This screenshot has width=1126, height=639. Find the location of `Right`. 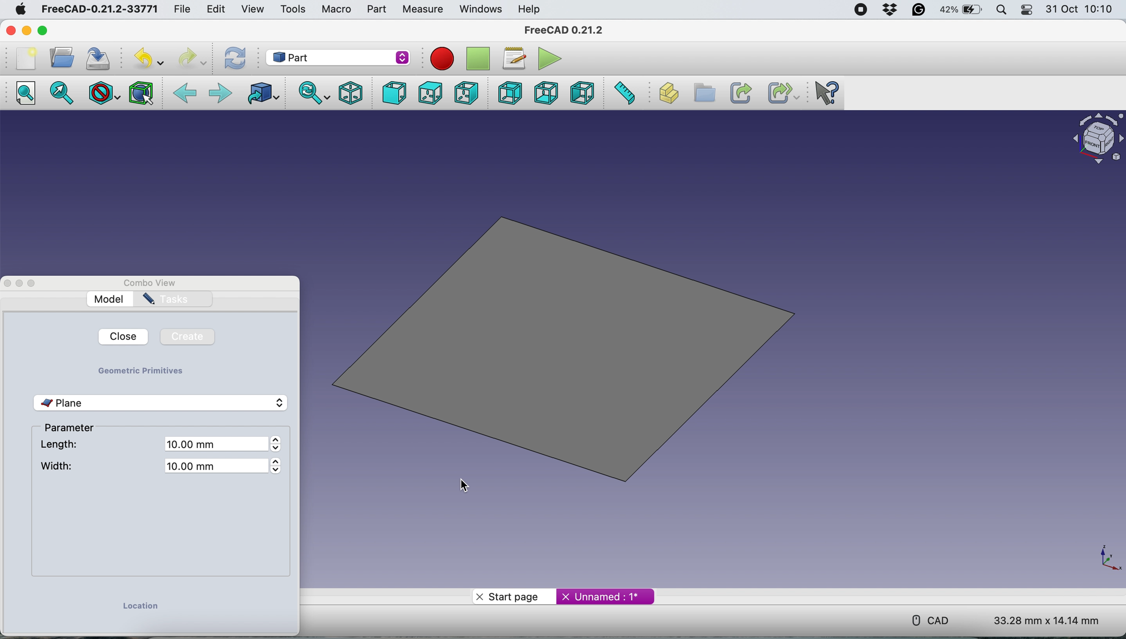

Right is located at coordinates (465, 92).